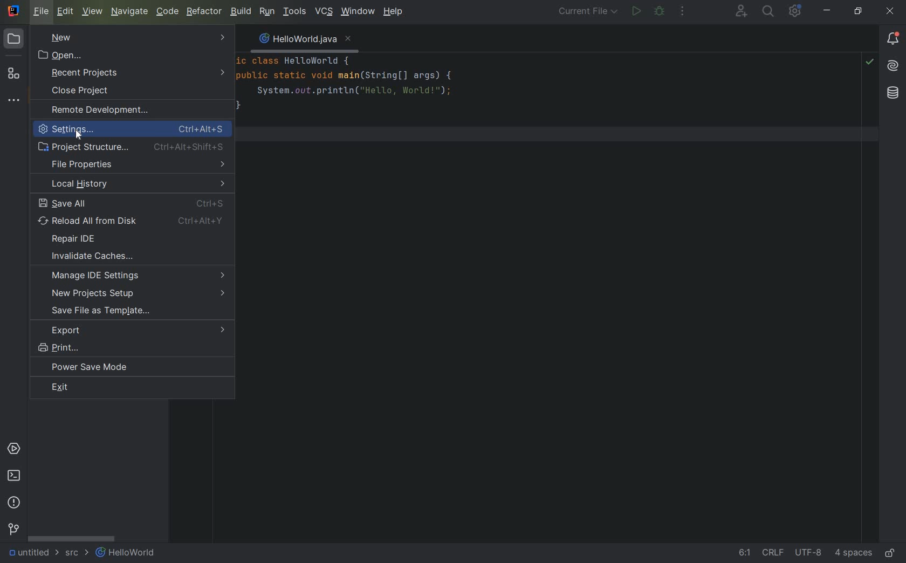 This screenshot has height=563, width=906. Describe the element at coordinates (139, 73) in the screenshot. I see `RECENT PROJECTS` at that location.